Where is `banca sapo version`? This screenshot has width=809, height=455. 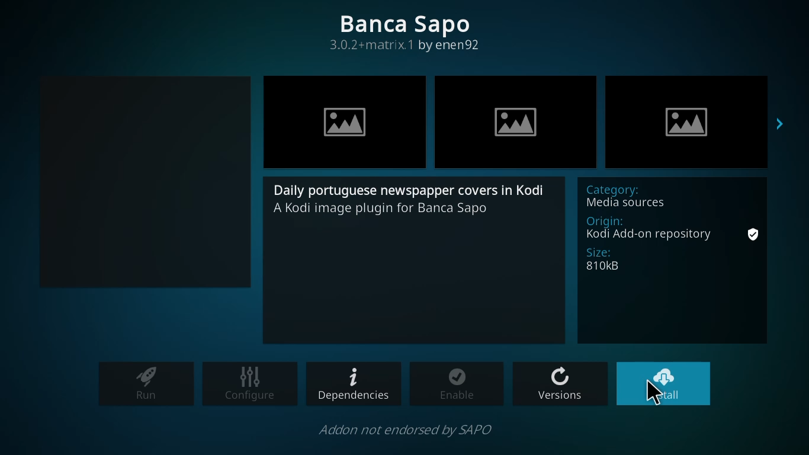
banca sapo version is located at coordinates (409, 31).